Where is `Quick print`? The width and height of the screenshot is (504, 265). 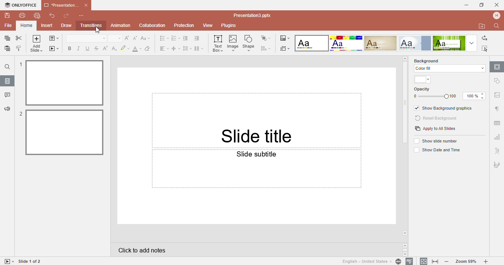 Quick print is located at coordinates (37, 17).